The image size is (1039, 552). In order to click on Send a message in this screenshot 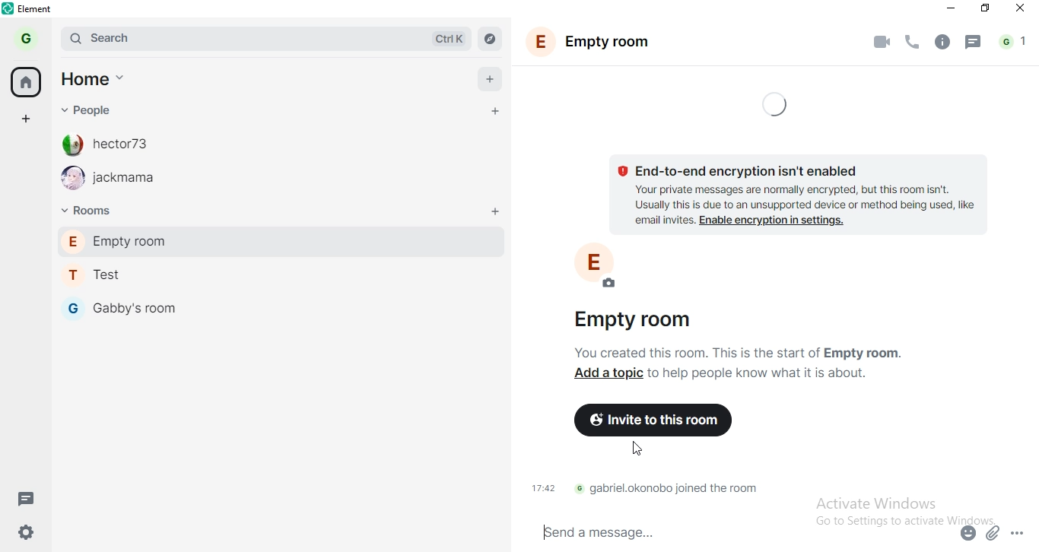, I will do `click(600, 532)`.